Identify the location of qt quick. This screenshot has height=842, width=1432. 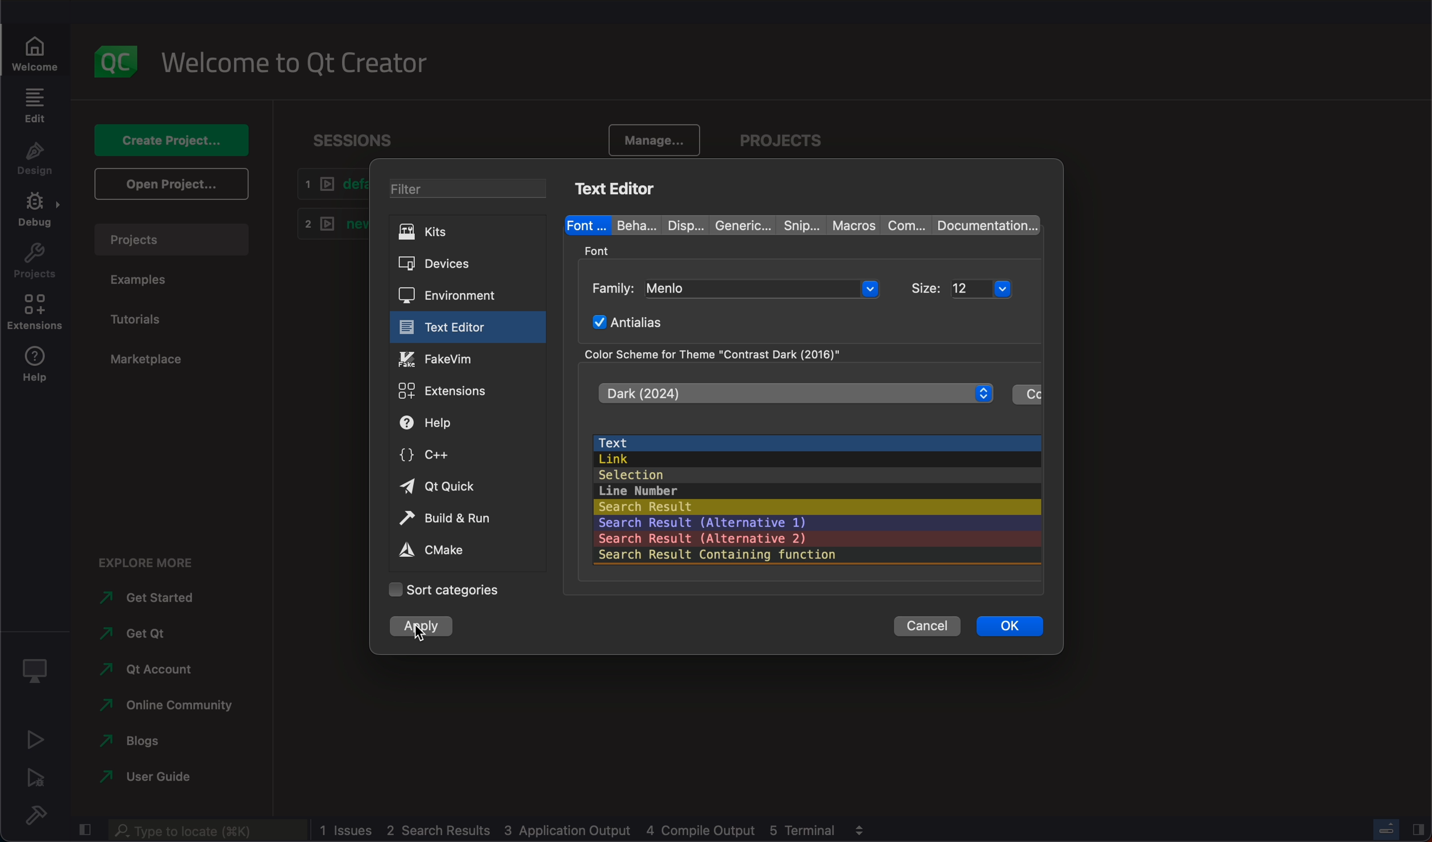
(466, 486).